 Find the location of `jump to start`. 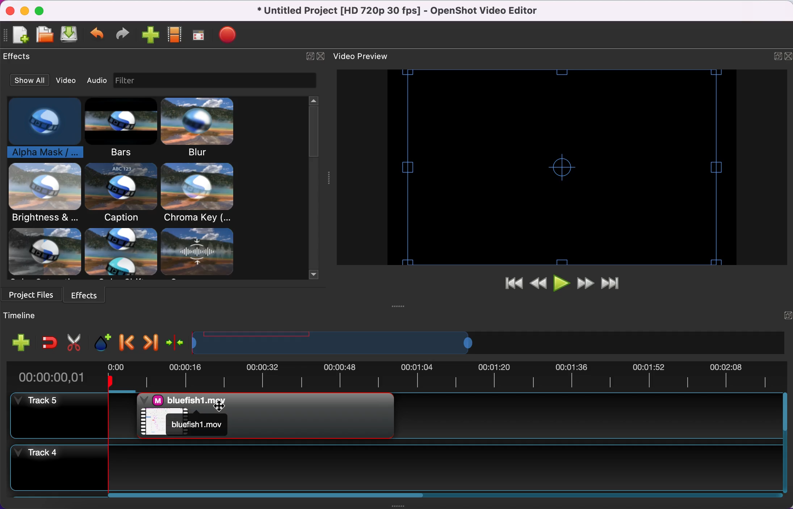

jump to start is located at coordinates (509, 285).